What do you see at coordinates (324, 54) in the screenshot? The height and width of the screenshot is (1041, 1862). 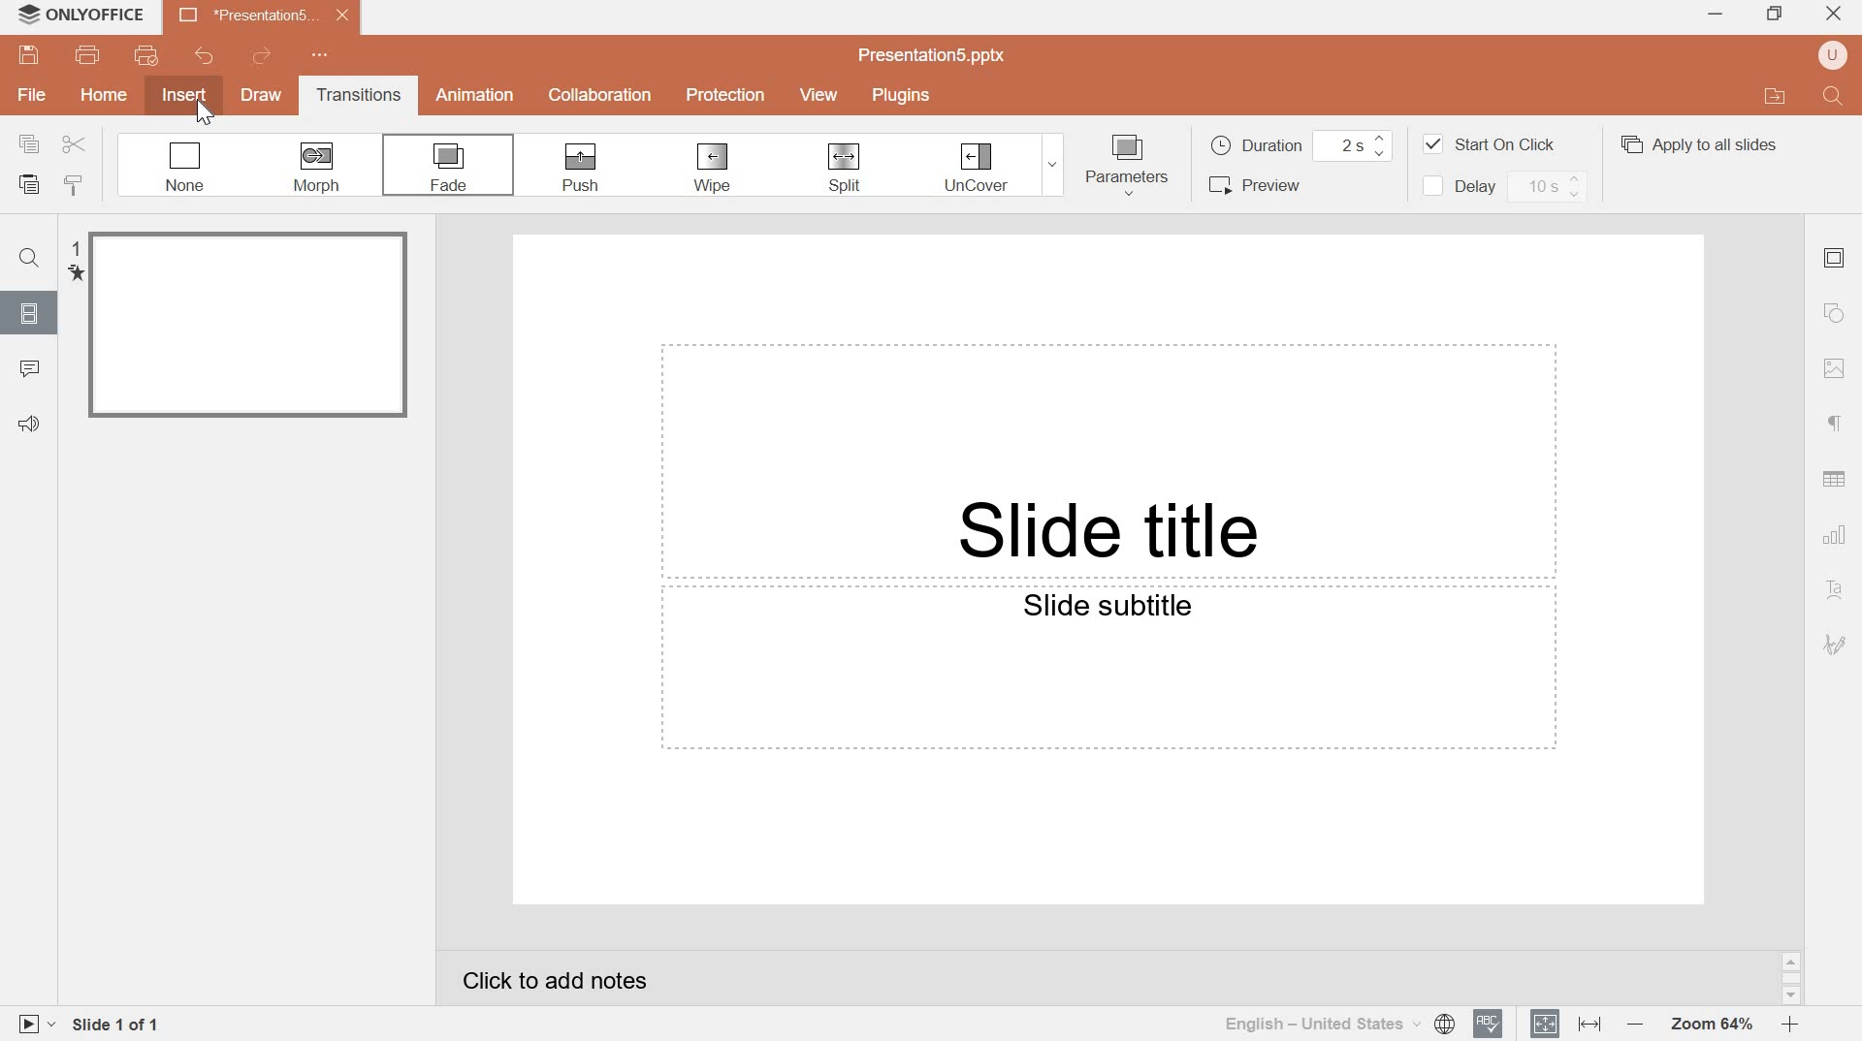 I see `customize quick access toolbar` at bounding box center [324, 54].